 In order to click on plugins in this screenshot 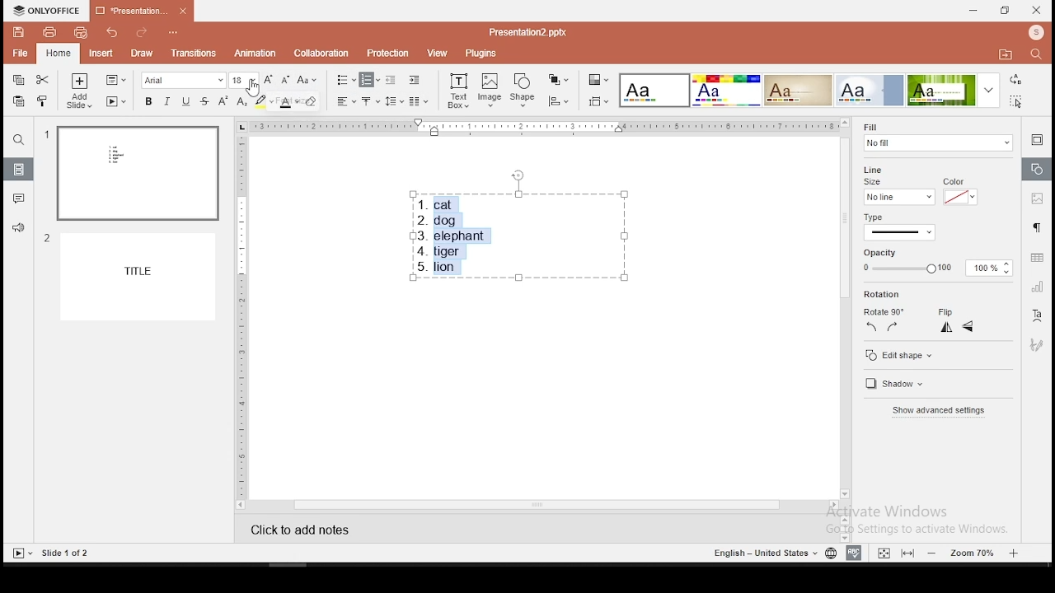, I will do `click(481, 54)`.